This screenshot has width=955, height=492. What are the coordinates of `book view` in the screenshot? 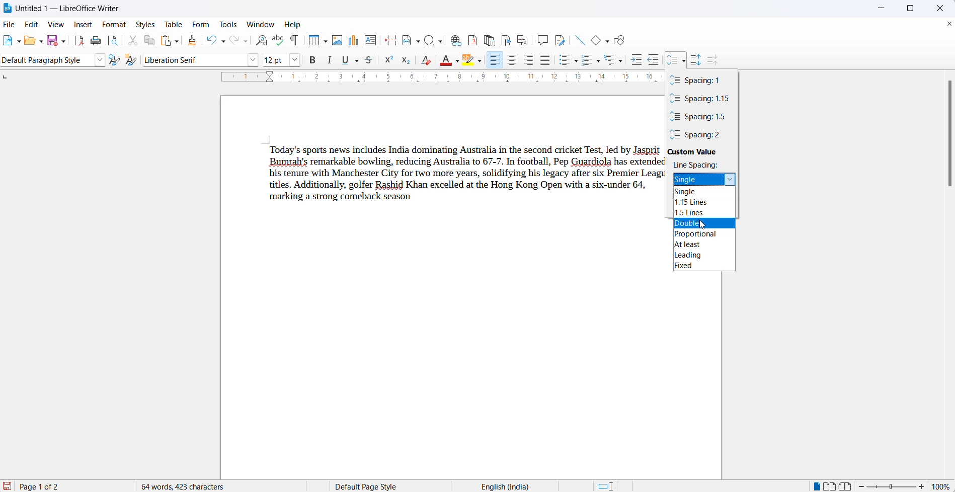 It's located at (847, 485).